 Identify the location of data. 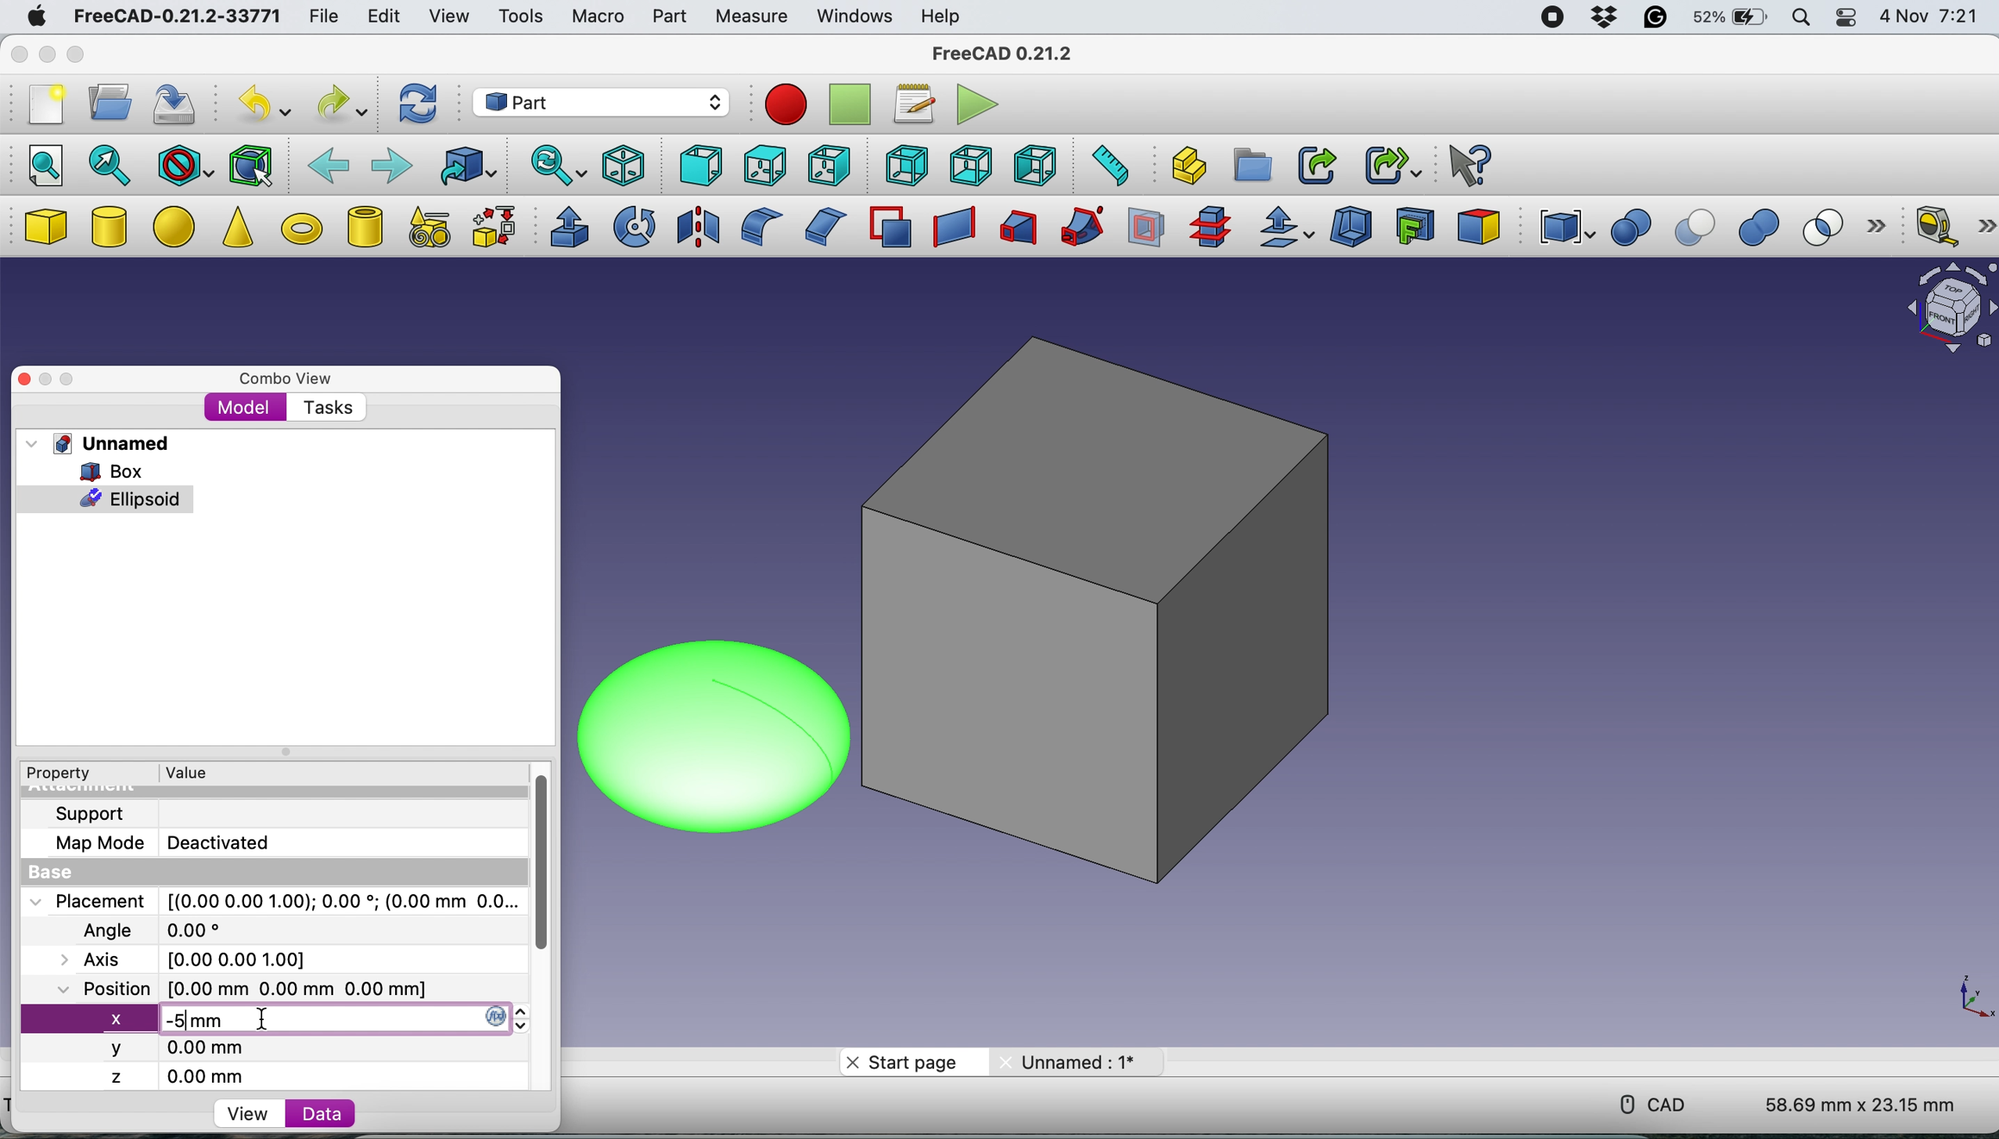
(312, 1113).